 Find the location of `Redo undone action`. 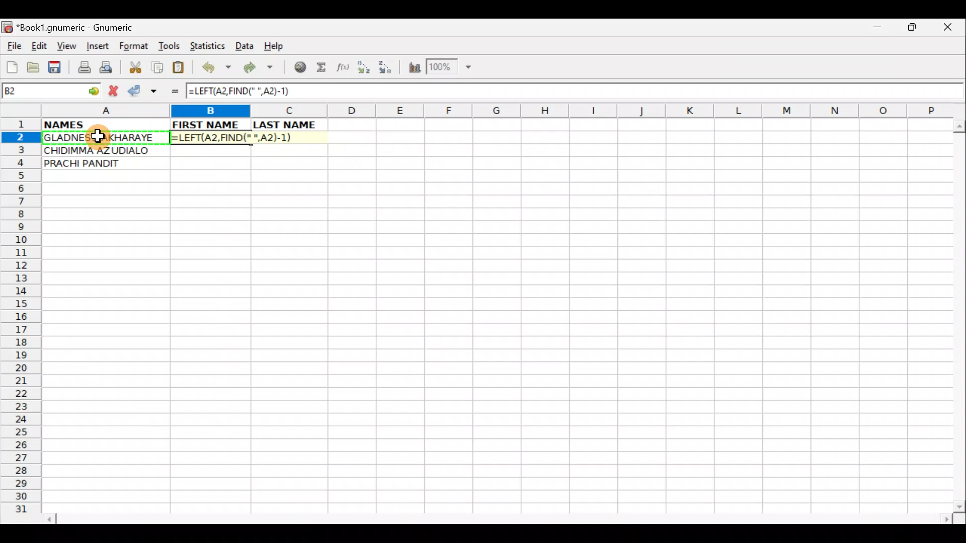

Redo undone action is located at coordinates (261, 69).